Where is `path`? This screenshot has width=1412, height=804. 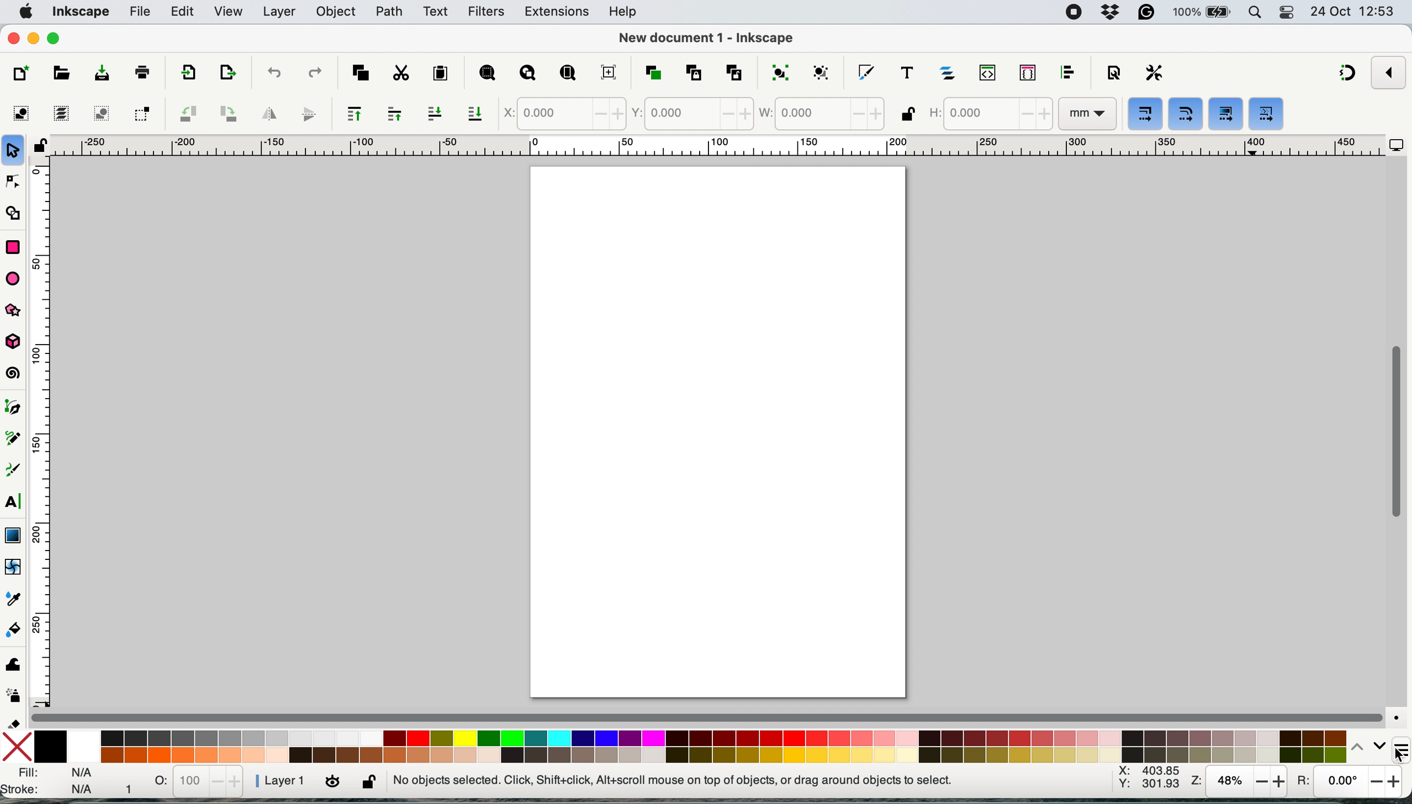
path is located at coordinates (390, 14).